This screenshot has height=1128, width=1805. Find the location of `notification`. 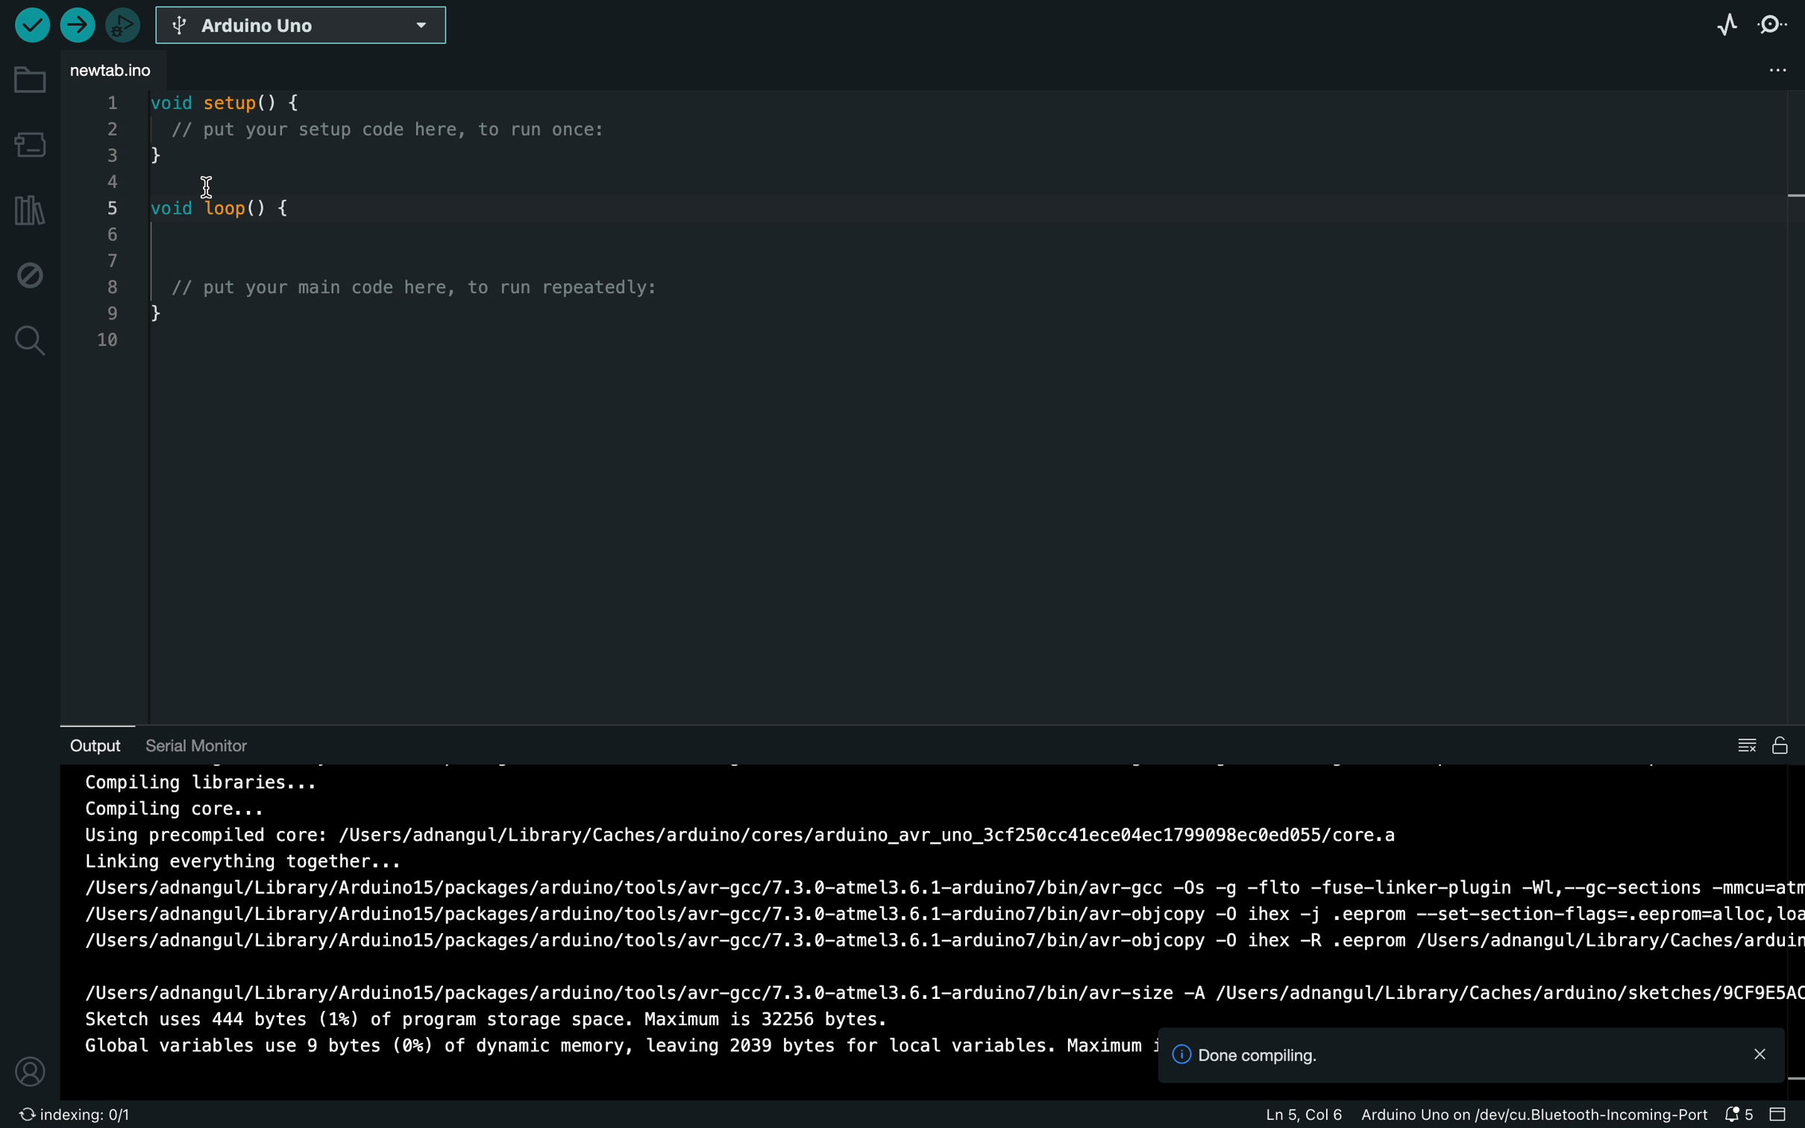

notification is located at coordinates (1470, 1059).